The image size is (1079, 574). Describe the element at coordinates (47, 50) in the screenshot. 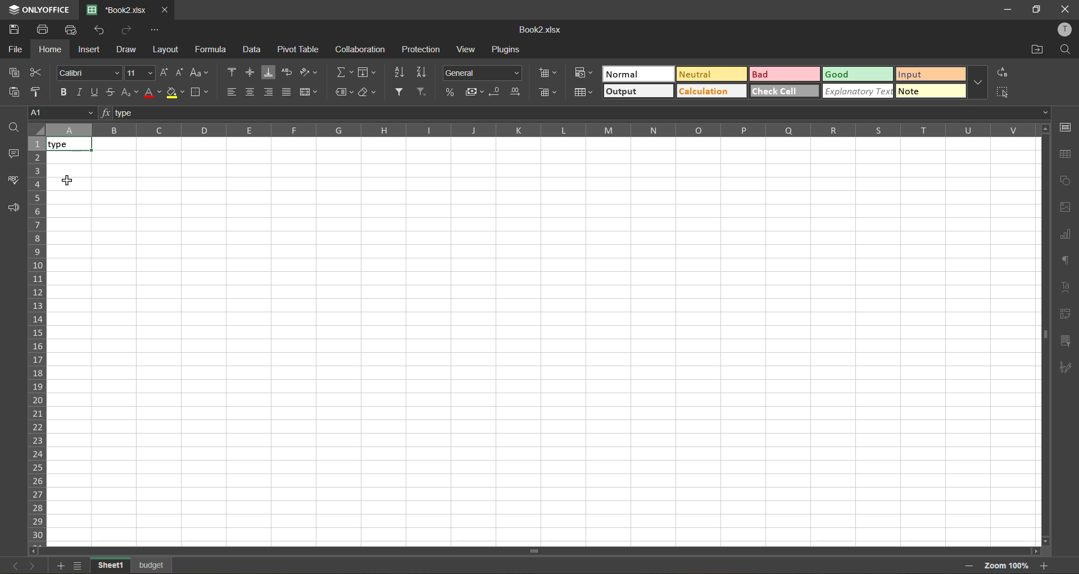

I see `home` at that location.